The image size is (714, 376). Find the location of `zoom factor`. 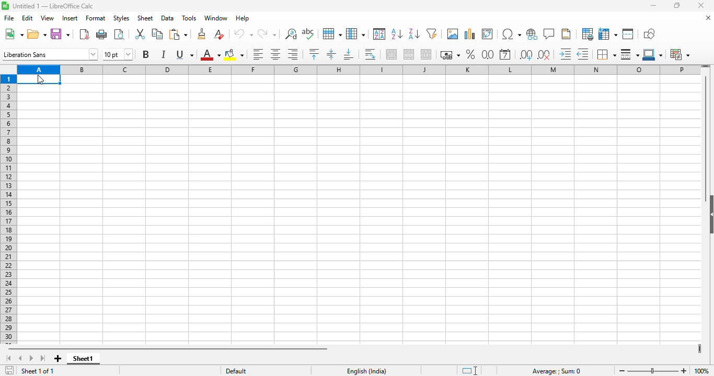

zoom factor is located at coordinates (702, 371).